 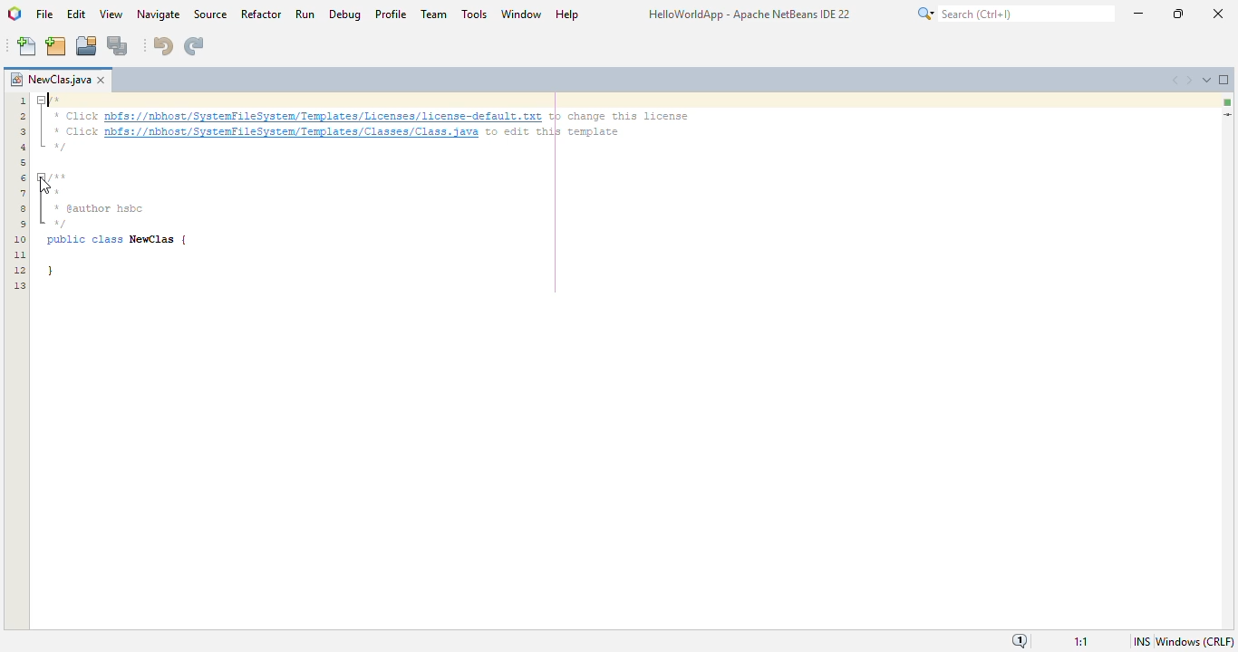 What do you see at coordinates (86, 44) in the screenshot?
I see `open project` at bounding box center [86, 44].